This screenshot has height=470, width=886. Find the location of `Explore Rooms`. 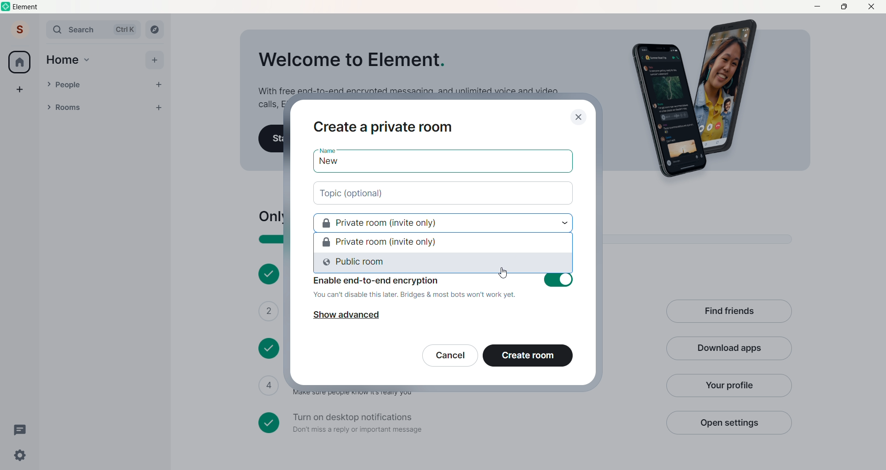

Explore Rooms is located at coordinates (155, 30).